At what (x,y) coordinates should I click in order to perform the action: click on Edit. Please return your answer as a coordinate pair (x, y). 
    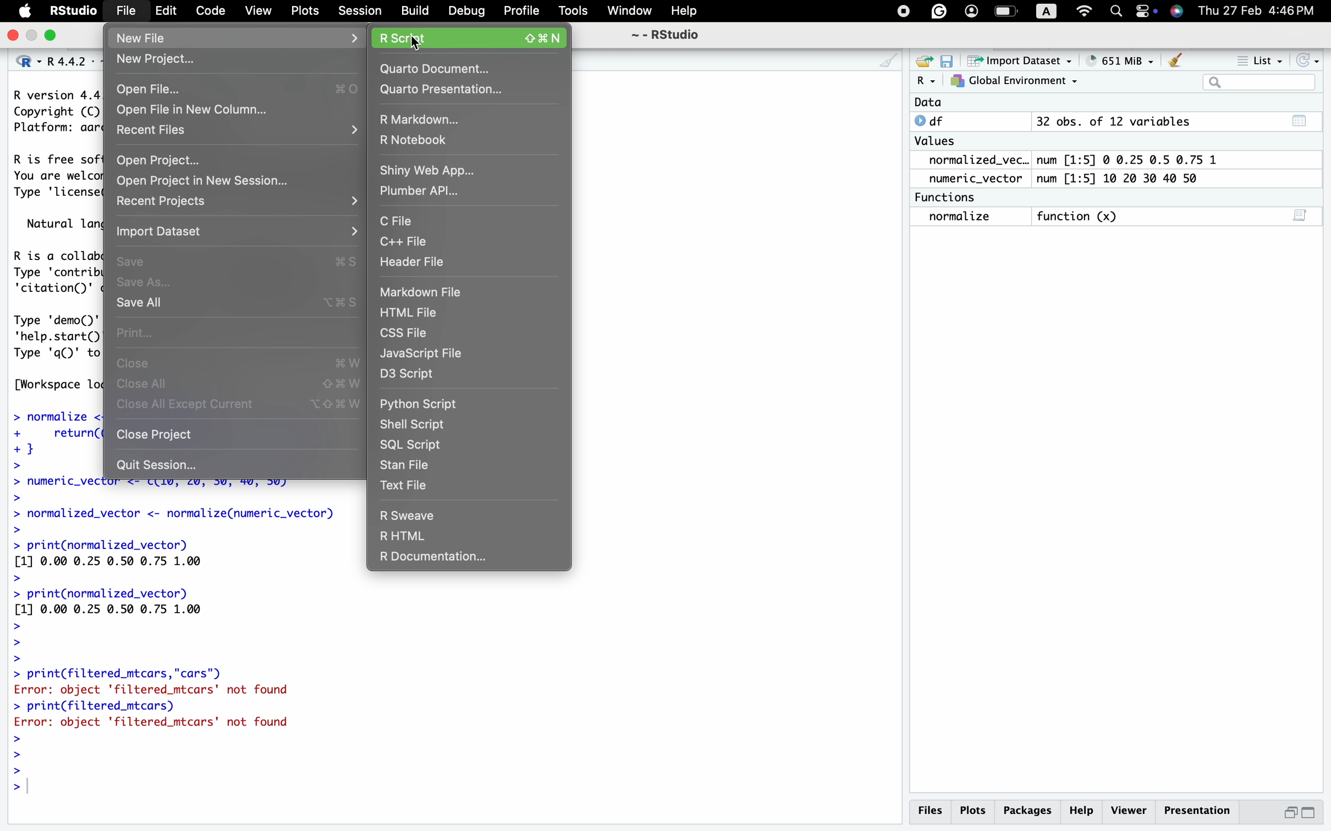
    Looking at the image, I should click on (163, 12).